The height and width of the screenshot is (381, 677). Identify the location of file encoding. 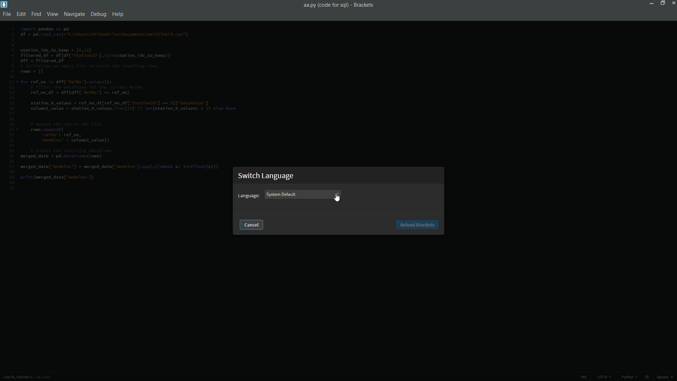
(604, 377).